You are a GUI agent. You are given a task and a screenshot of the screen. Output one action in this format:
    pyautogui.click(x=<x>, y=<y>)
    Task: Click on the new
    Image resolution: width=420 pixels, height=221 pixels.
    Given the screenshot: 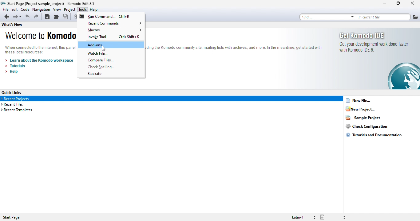 What is the action you would take?
    pyautogui.click(x=48, y=17)
    